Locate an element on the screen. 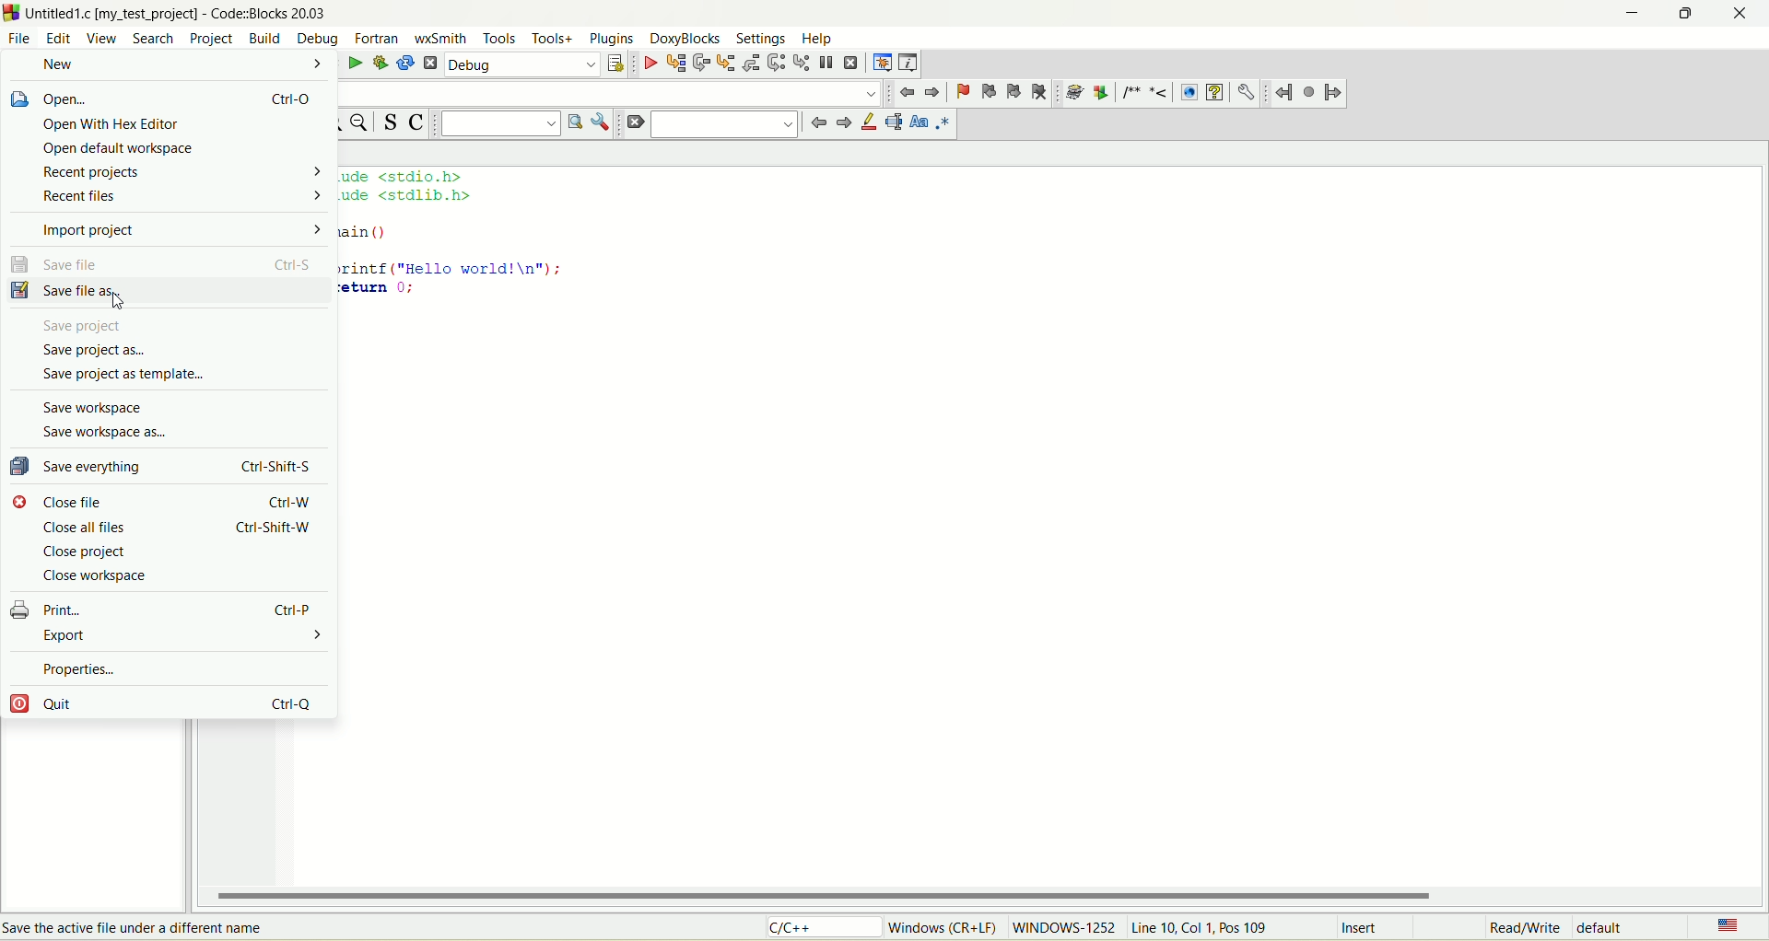 Image resolution: width=1769 pixels, height=941 pixels. minimize is located at coordinates (1628, 17).